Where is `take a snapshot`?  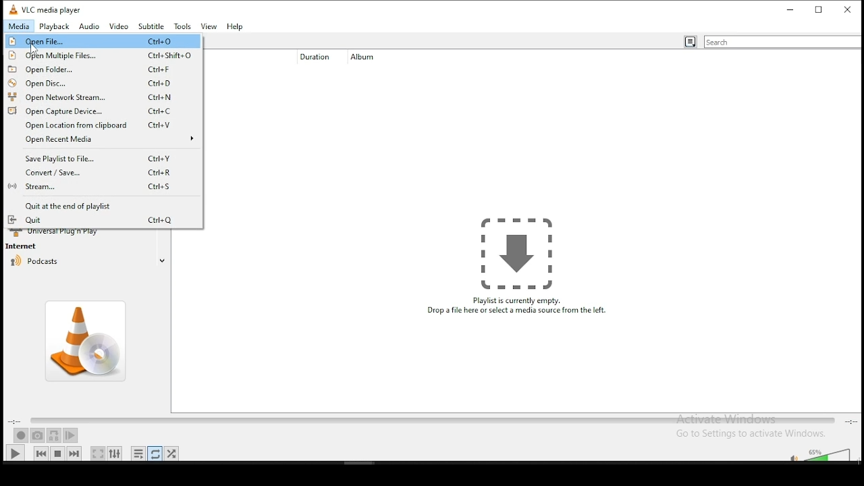
take a snapshot is located at coordinates (38, 436).